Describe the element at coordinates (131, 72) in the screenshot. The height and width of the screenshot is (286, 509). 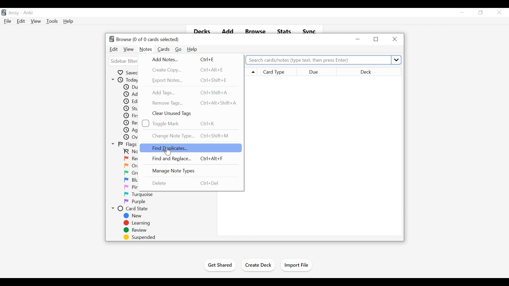
I see `Saved Searches` at that location.